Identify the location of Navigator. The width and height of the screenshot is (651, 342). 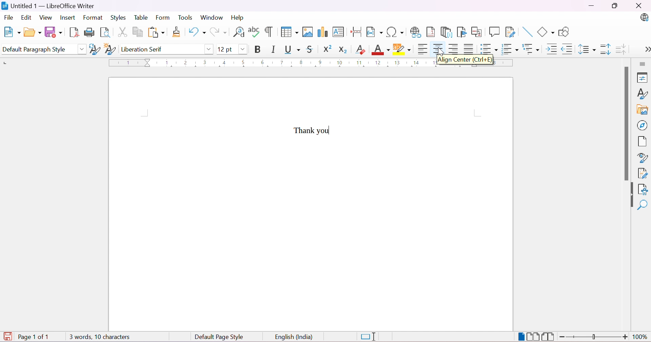
(642, 126).